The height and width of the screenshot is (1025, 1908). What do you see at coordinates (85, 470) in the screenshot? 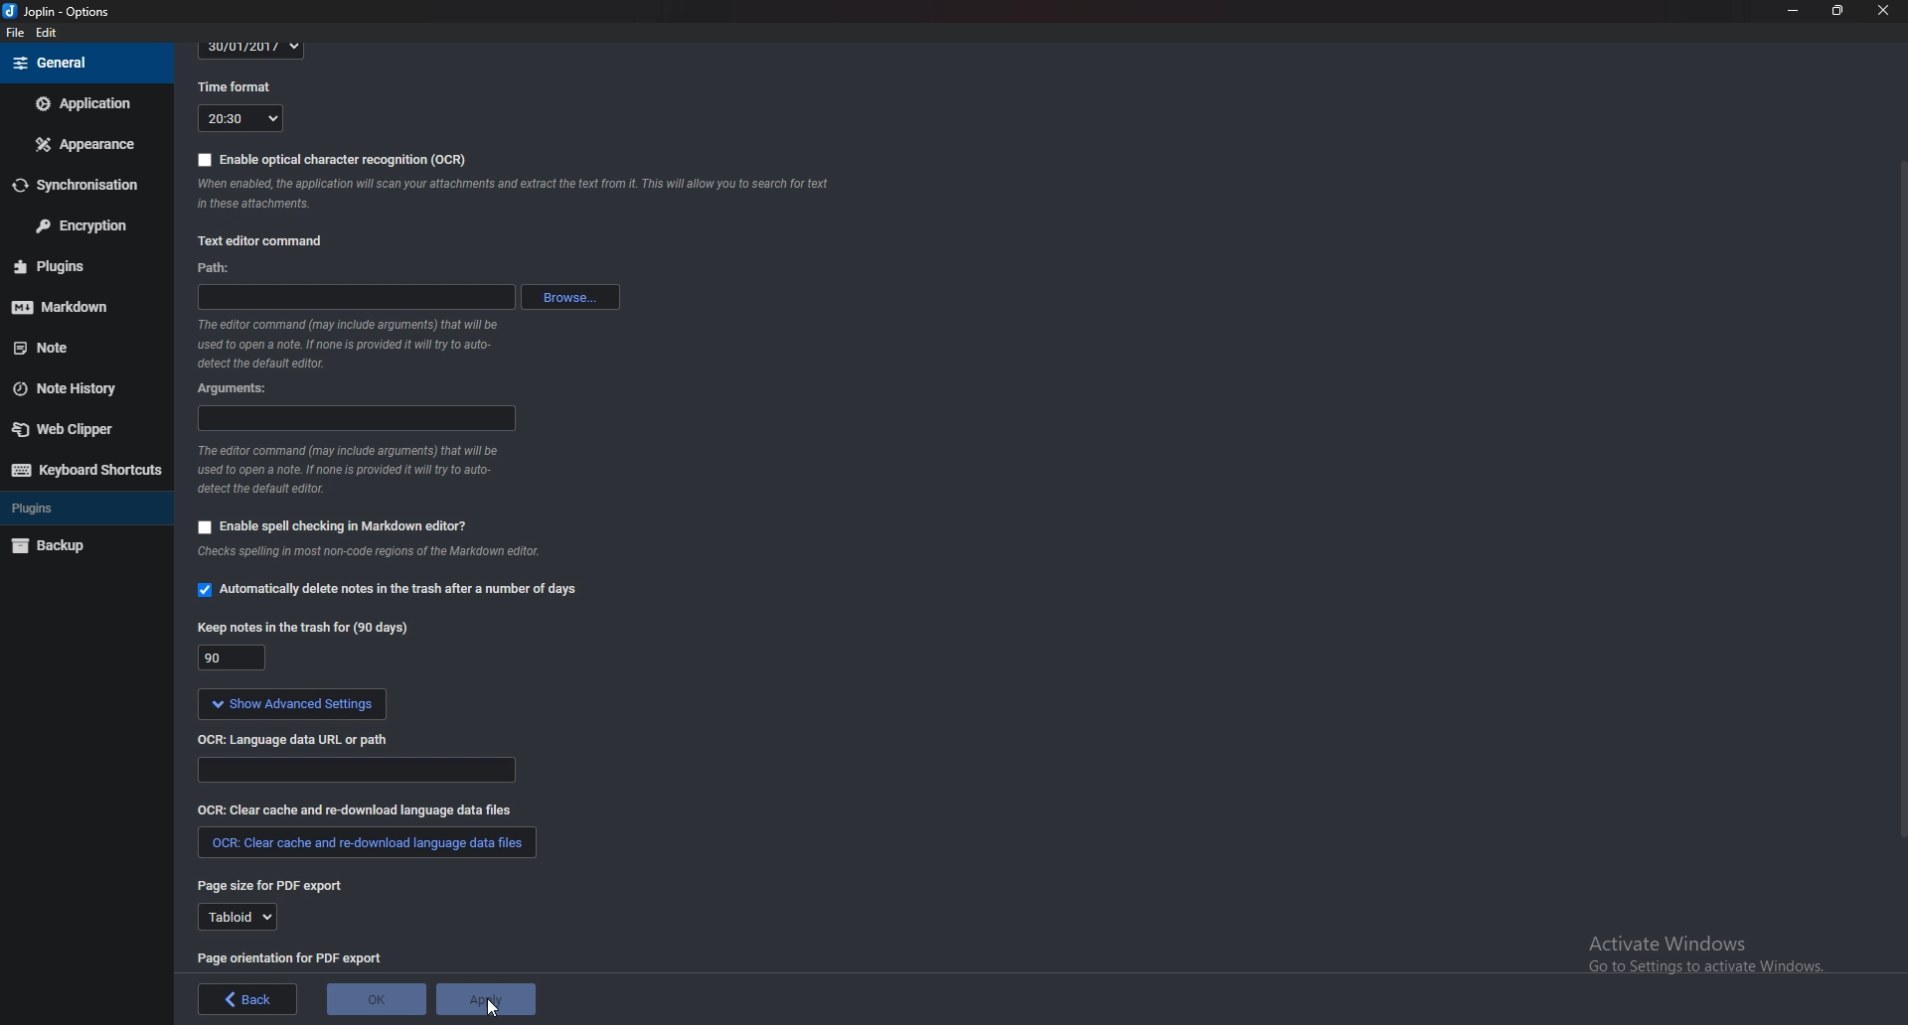
I see `Keyboard shortcuts` at bounding box center [85, 470].